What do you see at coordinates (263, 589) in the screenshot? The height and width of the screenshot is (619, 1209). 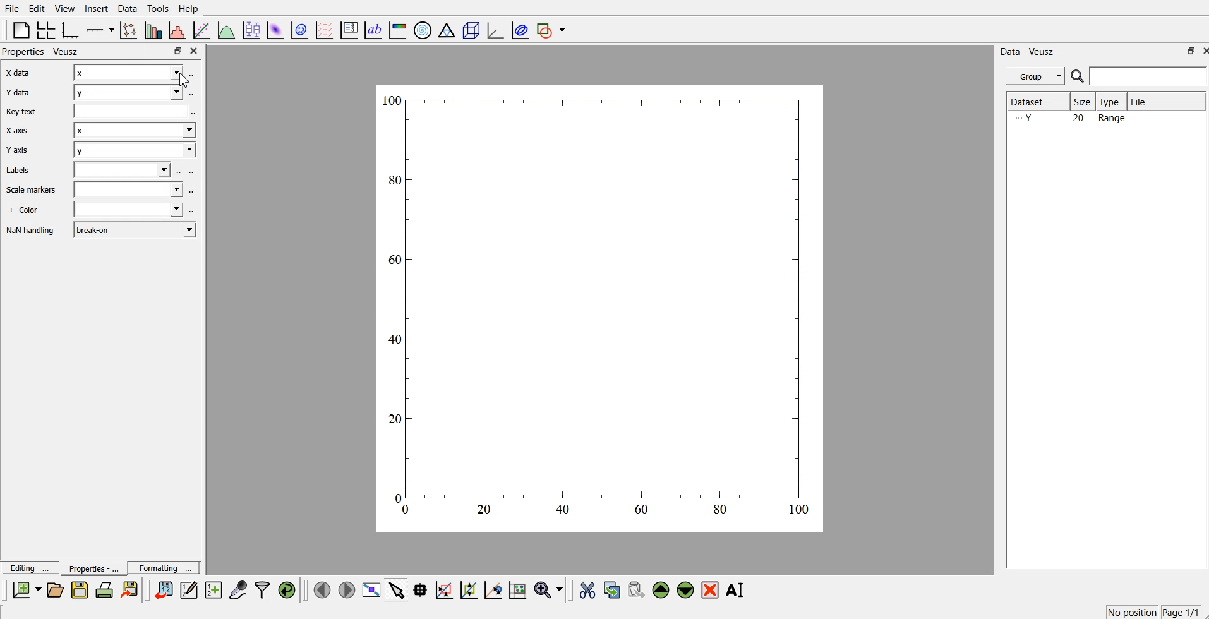 I see `Filter data` at bounding box center [263, 589].